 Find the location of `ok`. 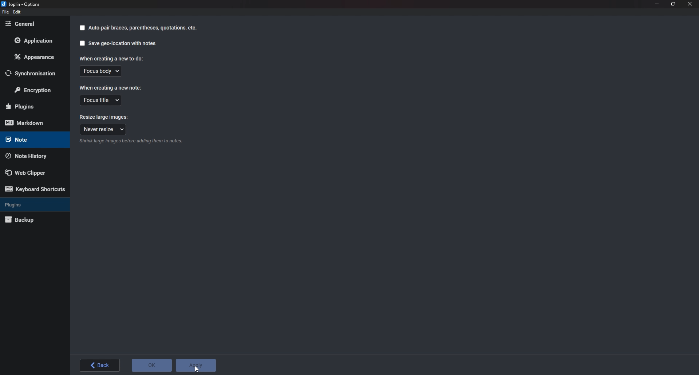

ok is located at coordinates (151, 367).